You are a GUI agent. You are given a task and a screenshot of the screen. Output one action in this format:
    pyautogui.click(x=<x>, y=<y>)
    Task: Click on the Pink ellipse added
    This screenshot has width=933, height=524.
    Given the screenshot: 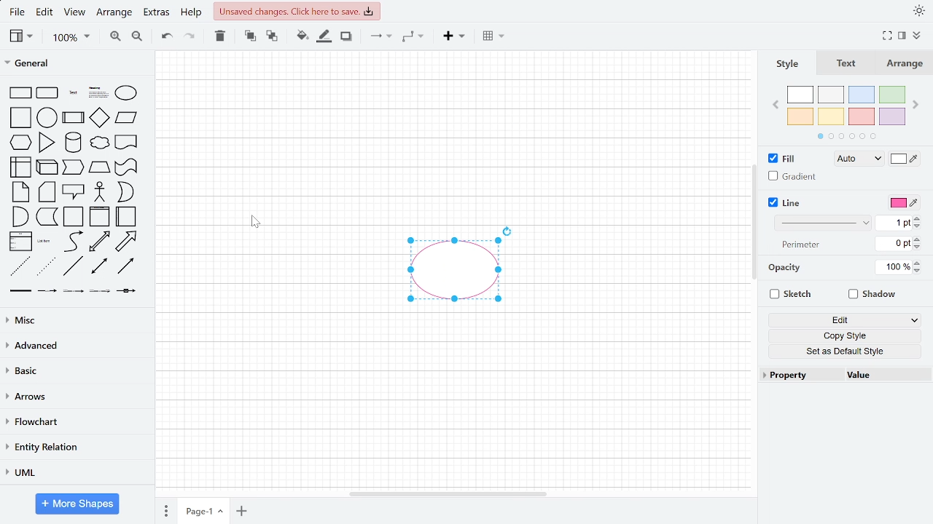 What is the action you would take?
    pyautogui.click(x=453, y=271)
    